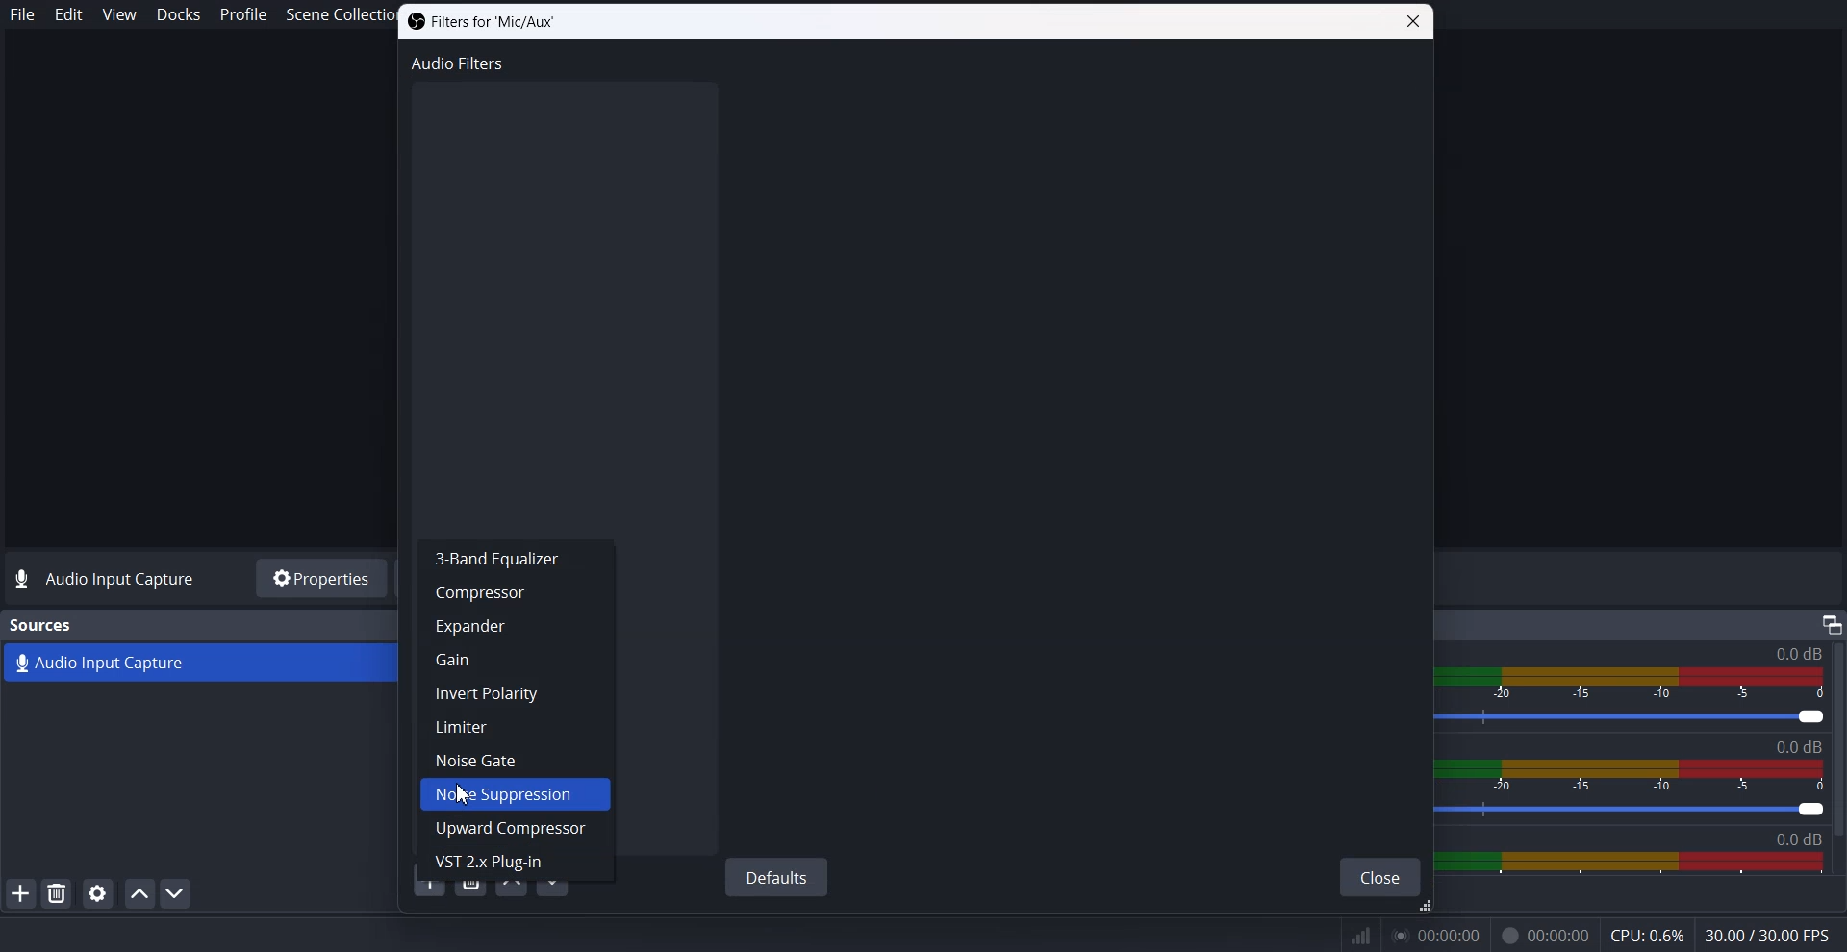  What do you see at coordinates (1644, 718) in the screenshot?
I see `Volume level adjuster` at bounding box center [1644, 718].